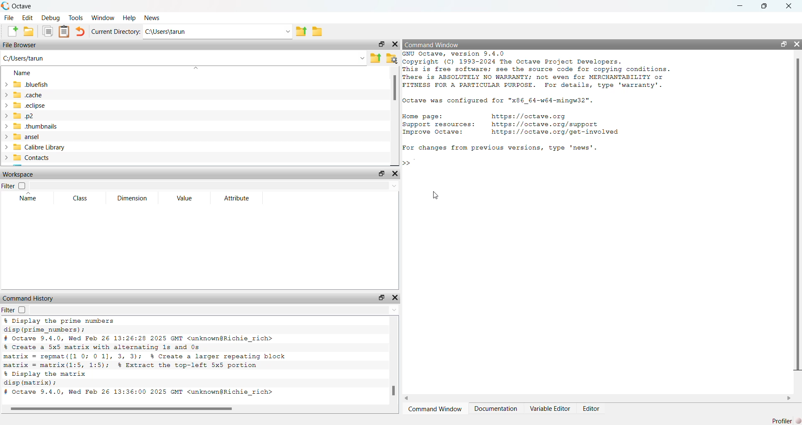 This screenshot has width=802, height=425. What do you see at coordinates (26, 199) in the screenshot?
I see `name` at bounding box center [26, 199].